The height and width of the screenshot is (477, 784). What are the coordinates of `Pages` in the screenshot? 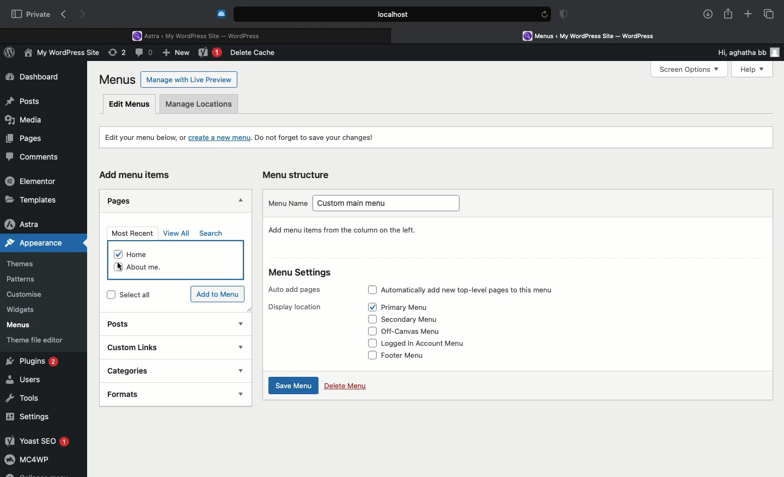 It's located at (22, 138).